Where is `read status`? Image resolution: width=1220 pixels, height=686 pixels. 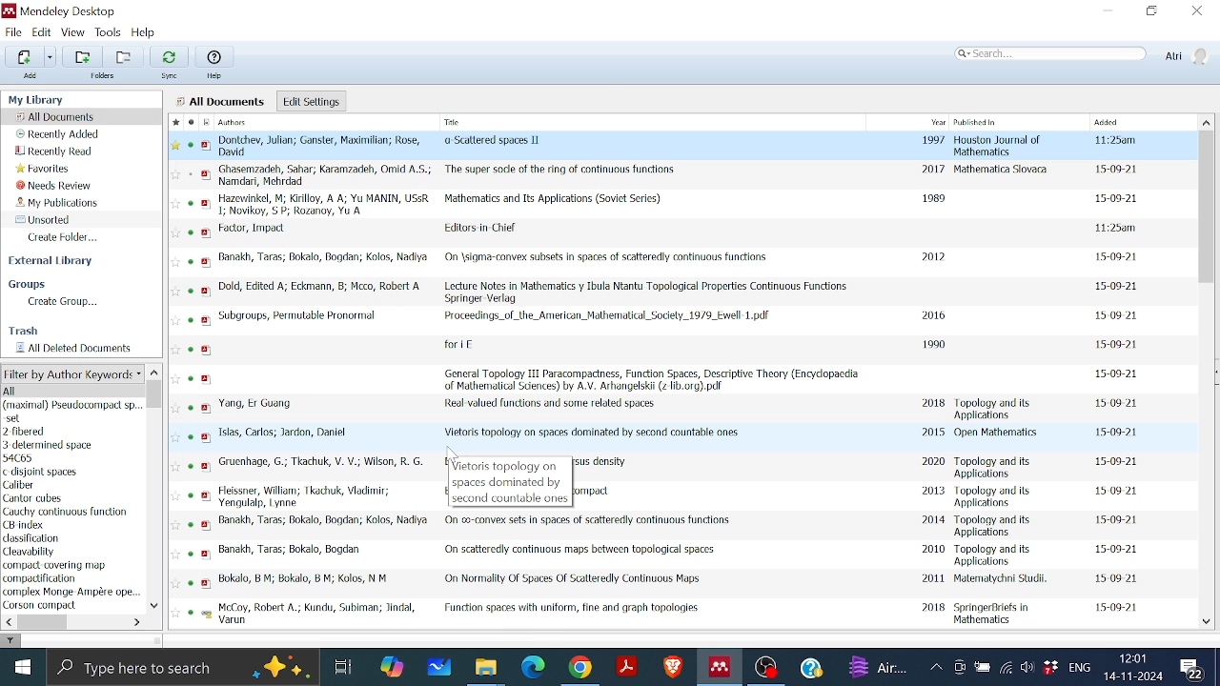 read status is located at coordinates (193, 234).